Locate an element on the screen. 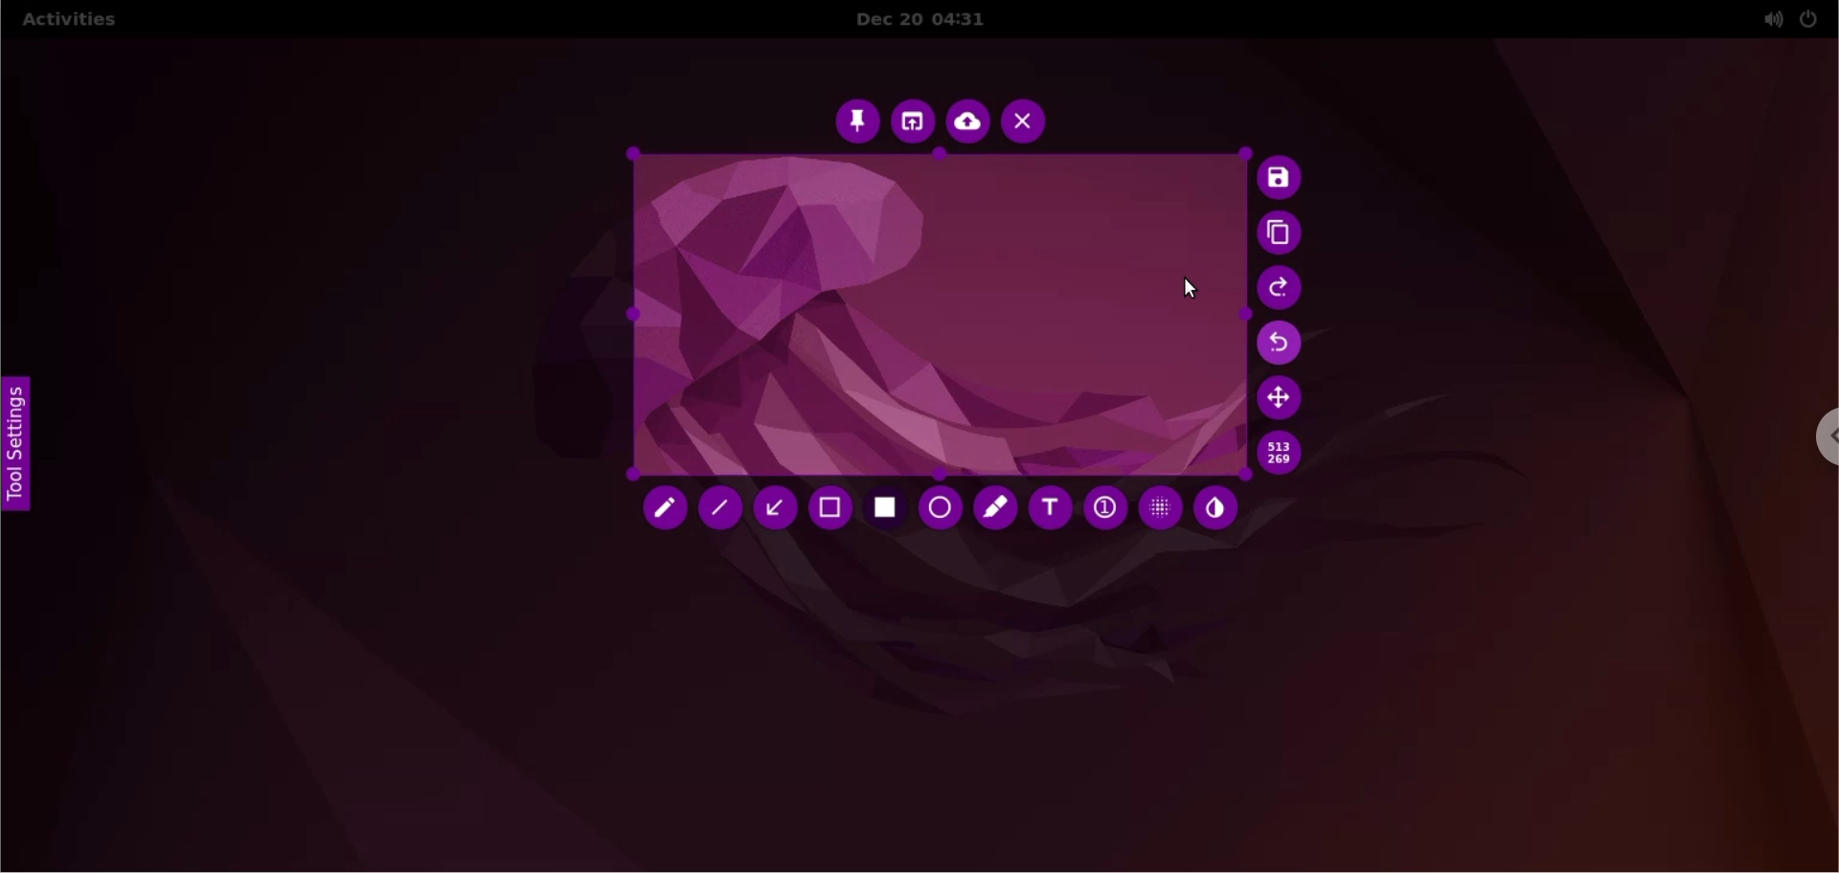 This screenshot has width=1839, height=873. save is located at coordinates (1281, 178).